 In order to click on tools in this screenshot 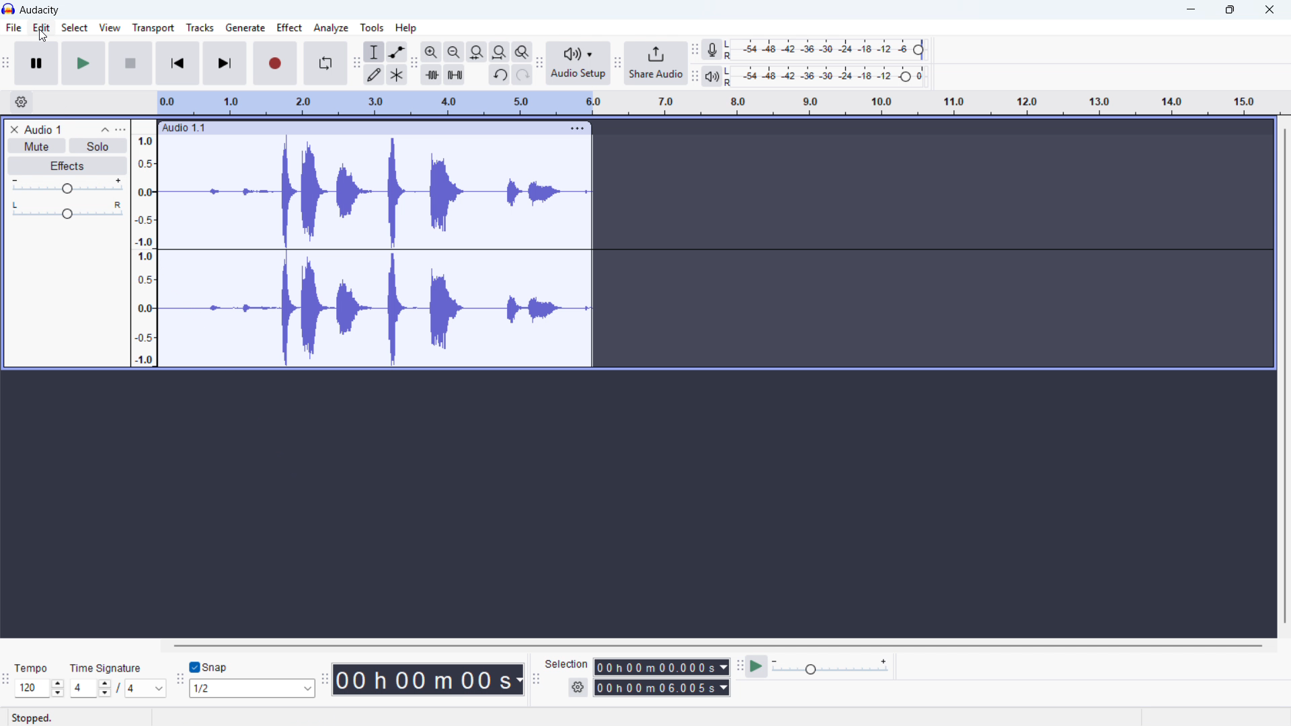, I will do `click(372, 27)`.